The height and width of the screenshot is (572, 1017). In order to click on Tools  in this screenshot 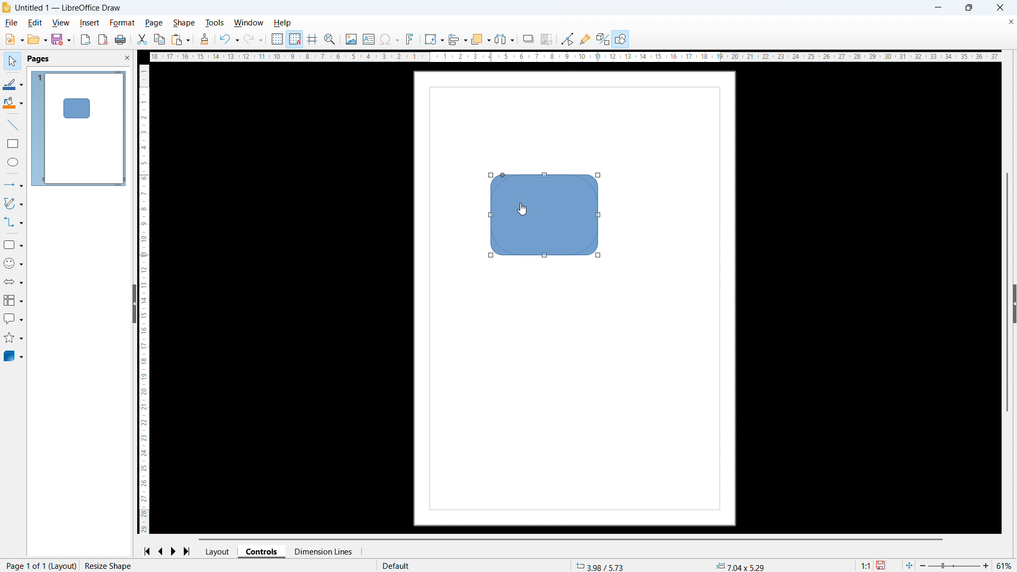, I will do `click(215, 22)`.